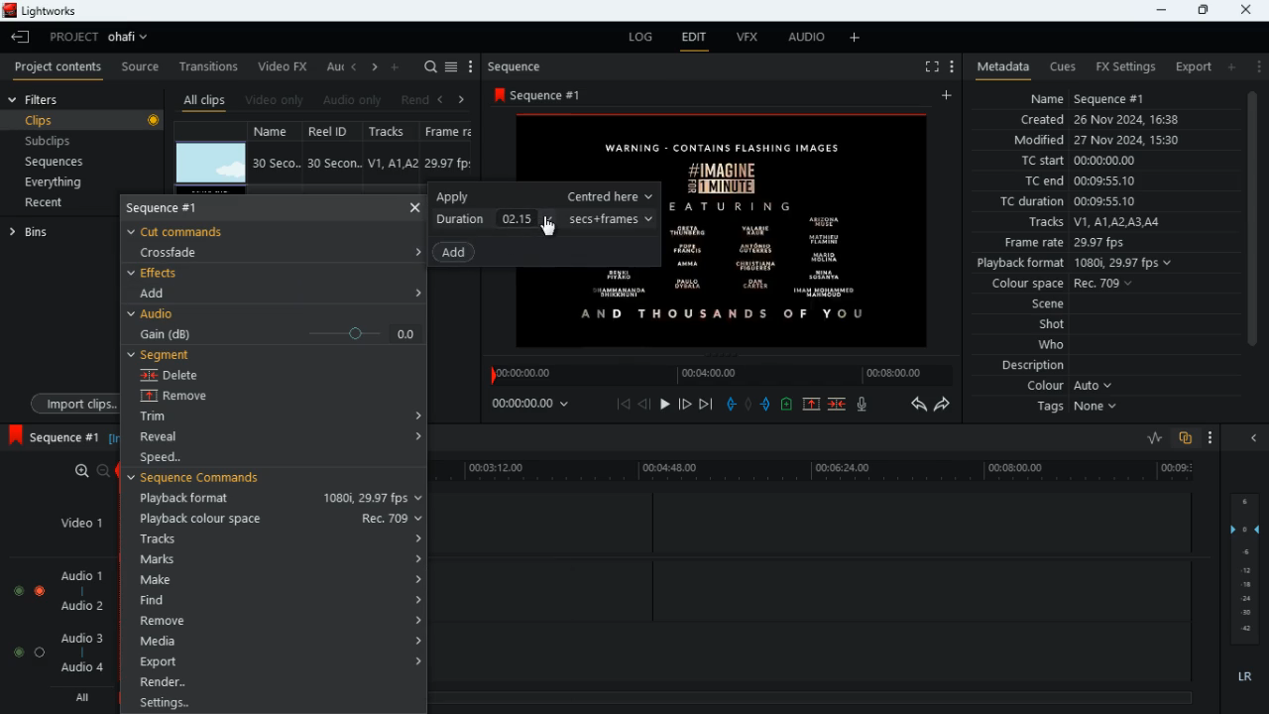  I want to click on list, so click(451, 67).